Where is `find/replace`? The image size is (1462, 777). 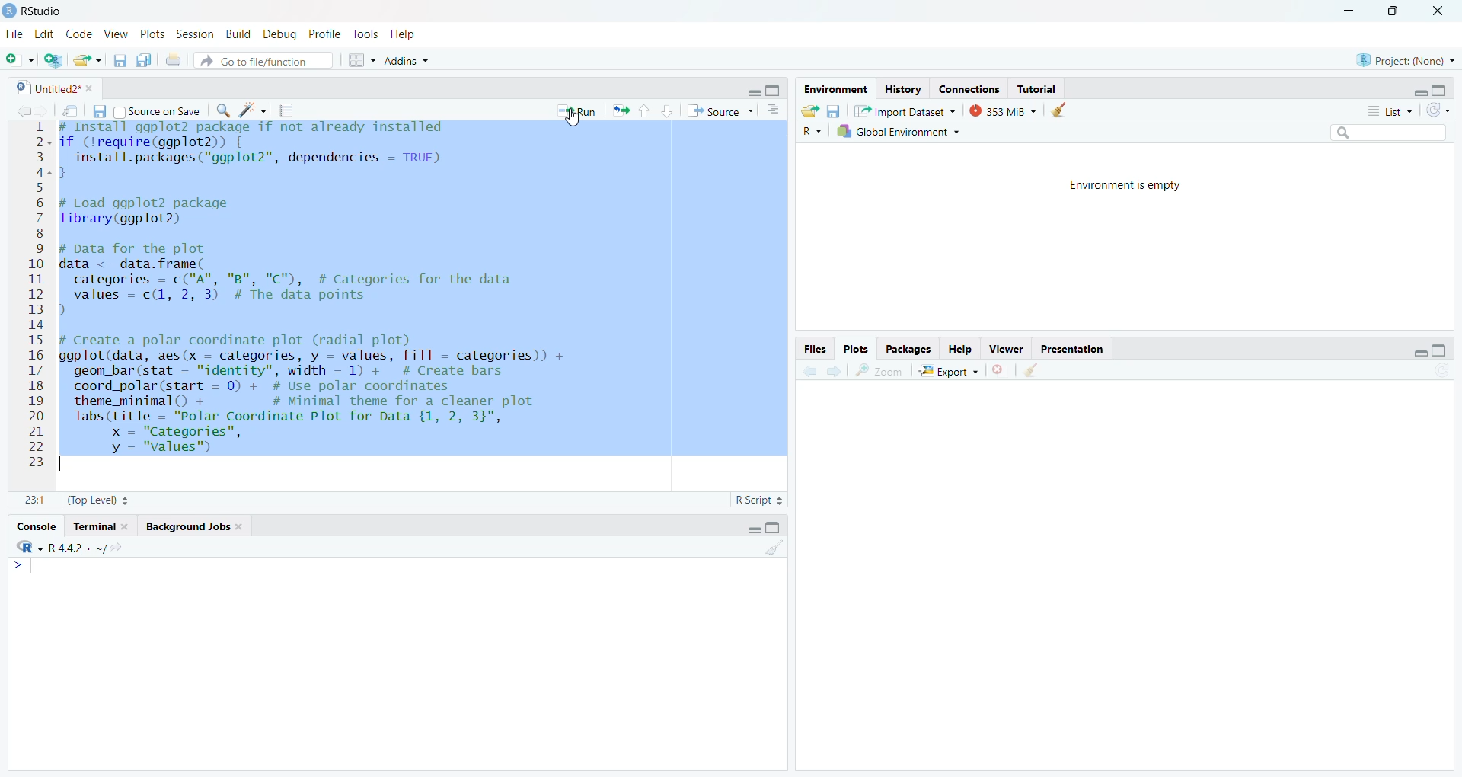
find/replace is located at coordinates (222, 110).